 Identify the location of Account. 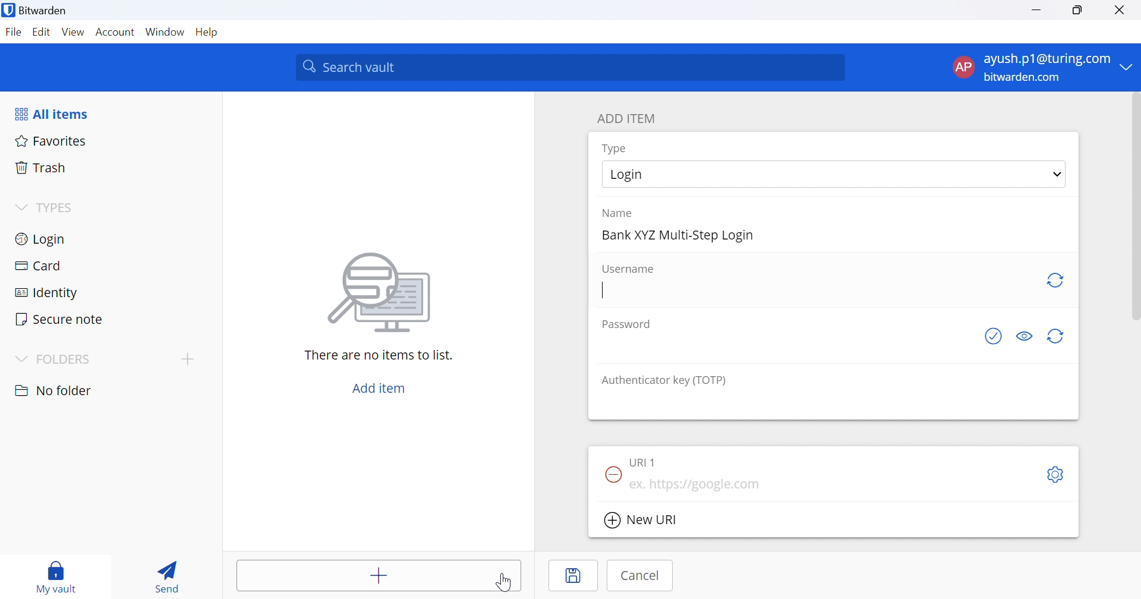
(116, 33).